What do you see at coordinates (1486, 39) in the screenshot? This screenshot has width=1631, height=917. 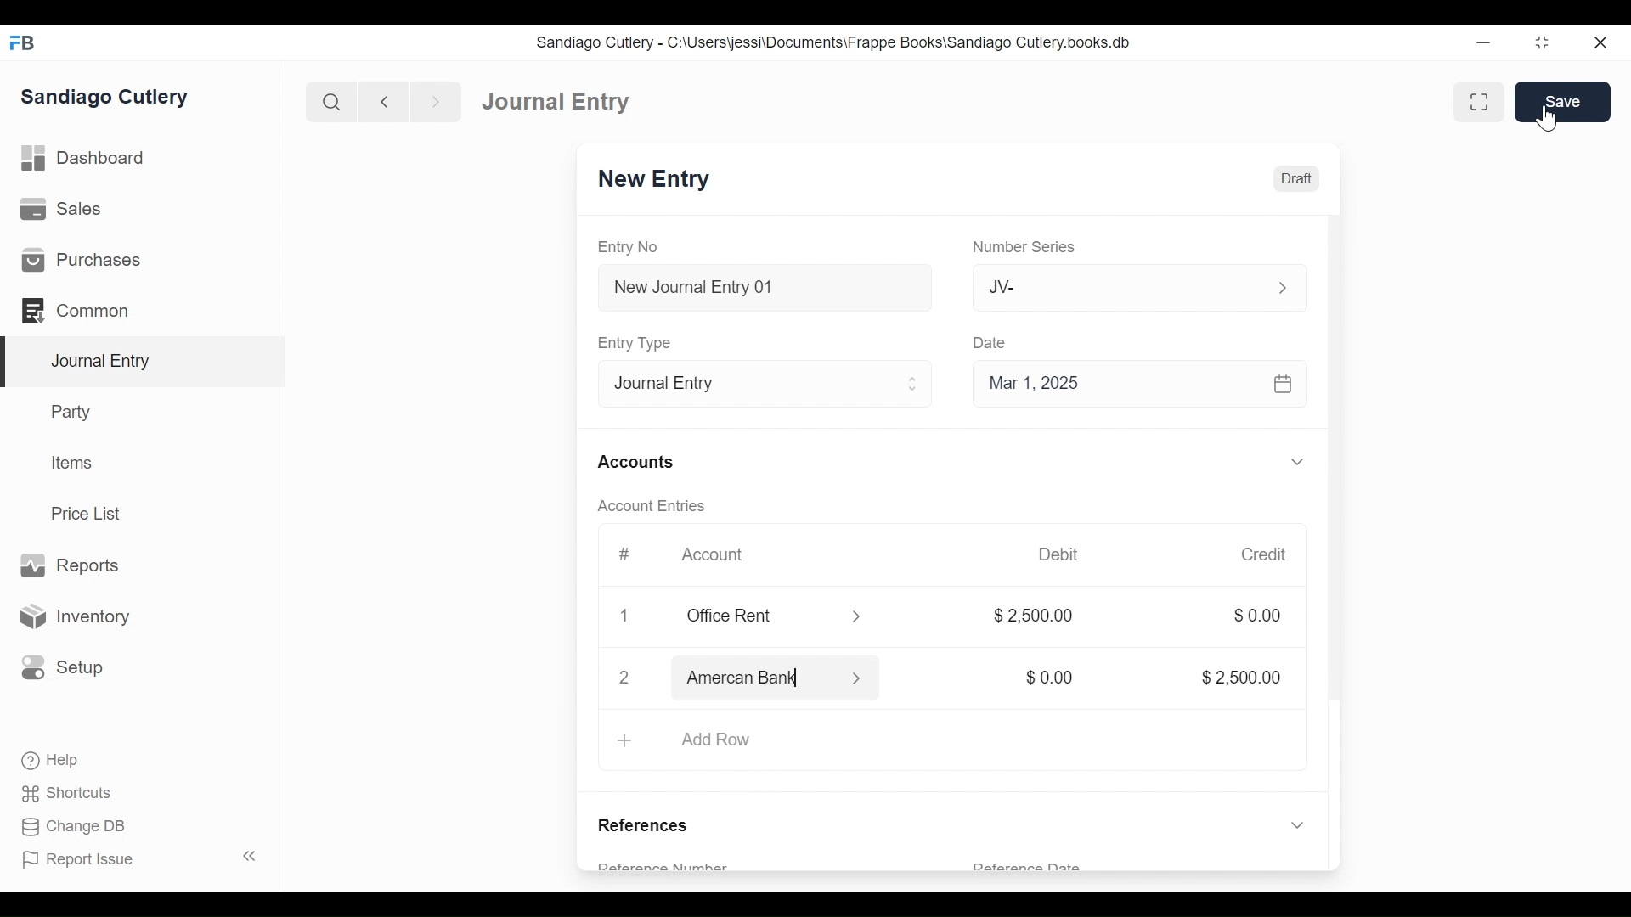 I see `minimize` at bounding box center [1486, 39].